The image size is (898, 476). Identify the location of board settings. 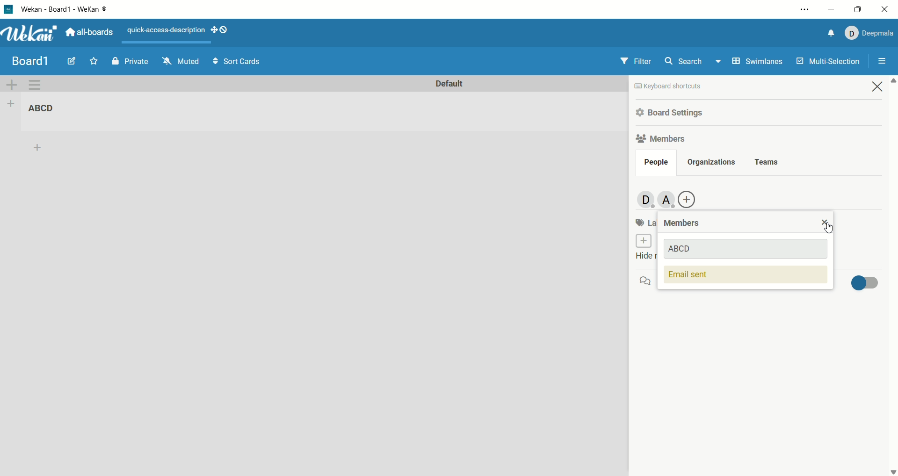
(672, 114).